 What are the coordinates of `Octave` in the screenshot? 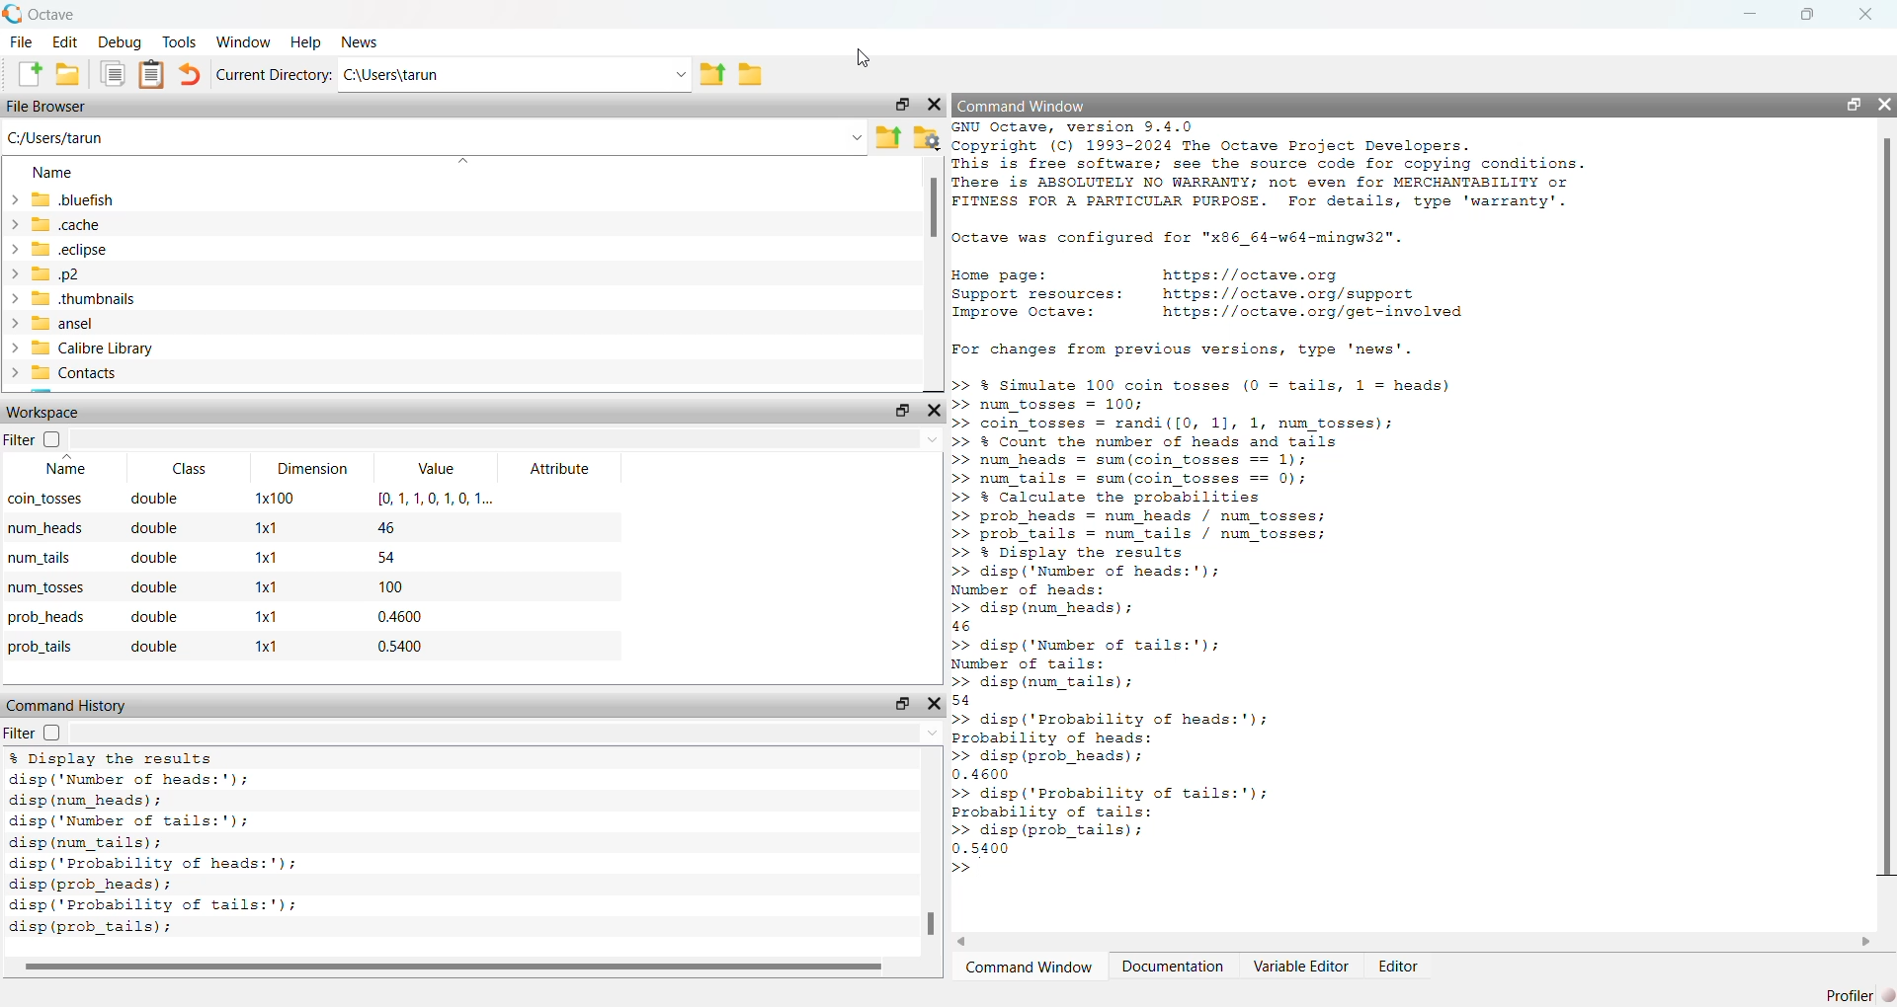 It's located at (50, 15).